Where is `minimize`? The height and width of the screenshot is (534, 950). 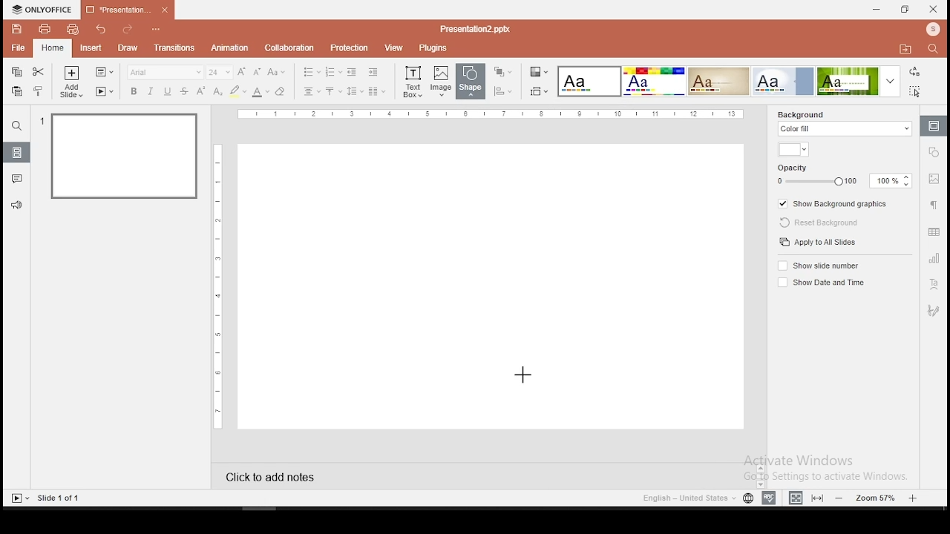 minimize is located at coordinates (877, 10).